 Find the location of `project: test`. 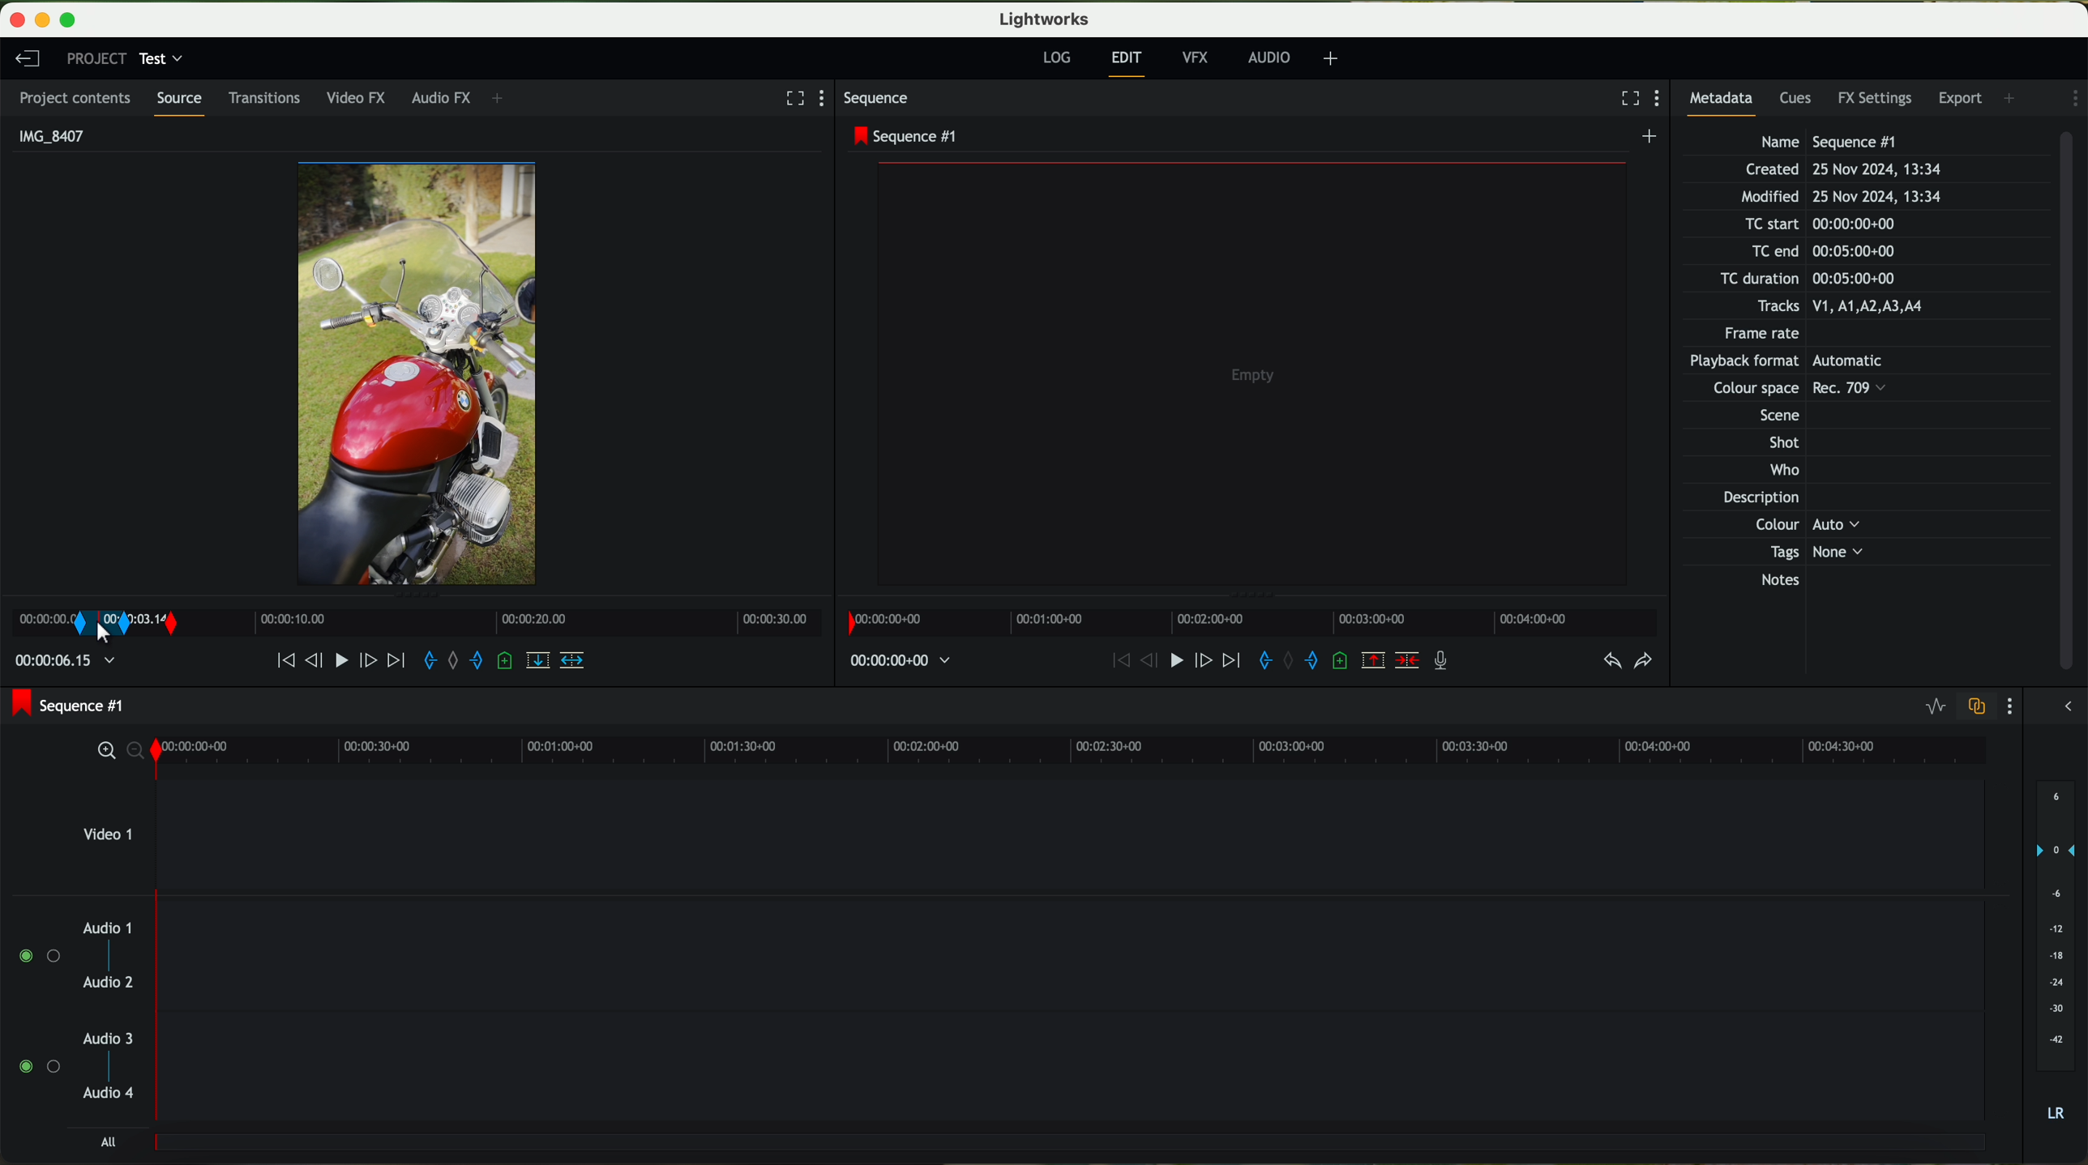

project: test is located at coordinates (124, 59).